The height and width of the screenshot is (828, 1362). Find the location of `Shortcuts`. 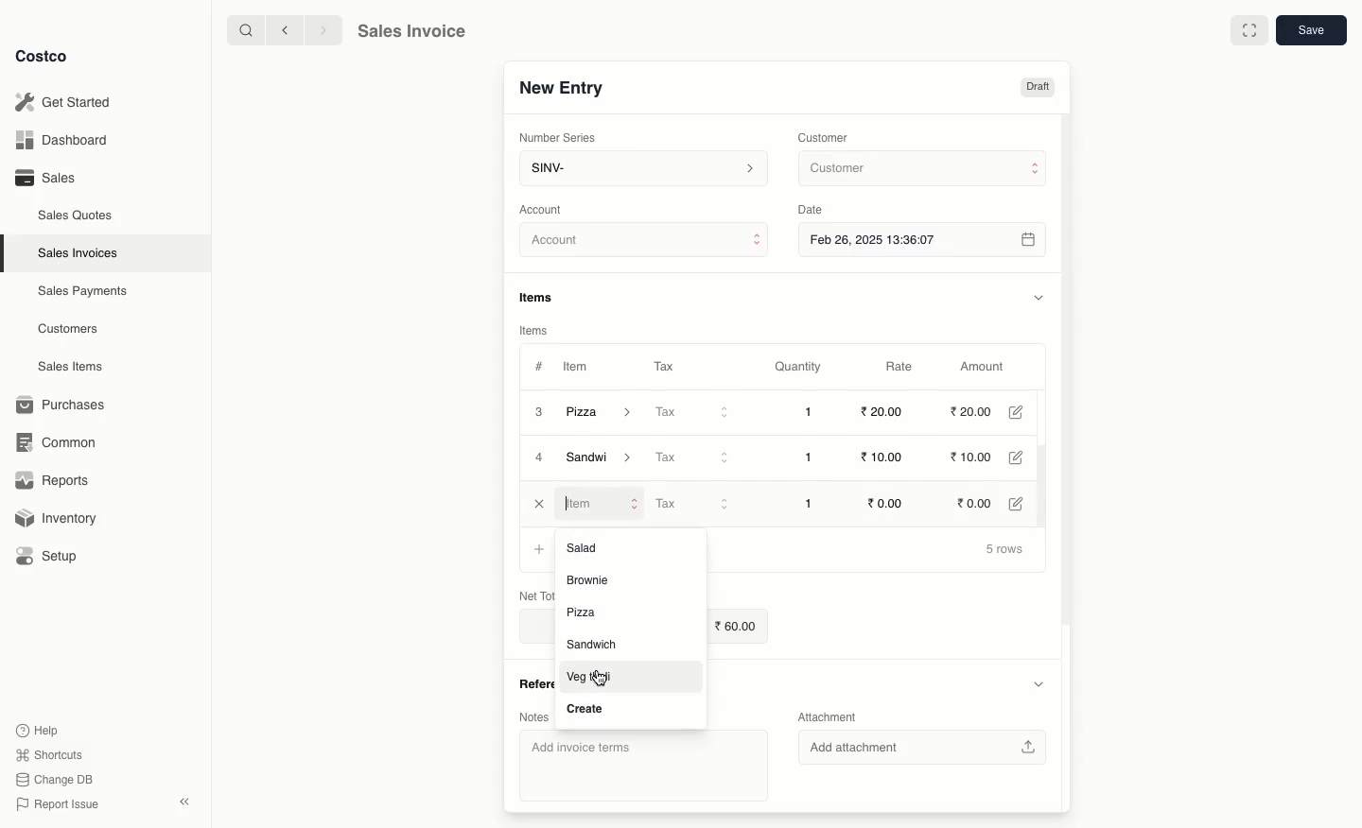

Shortcuts is located at coordinates (48, 755).